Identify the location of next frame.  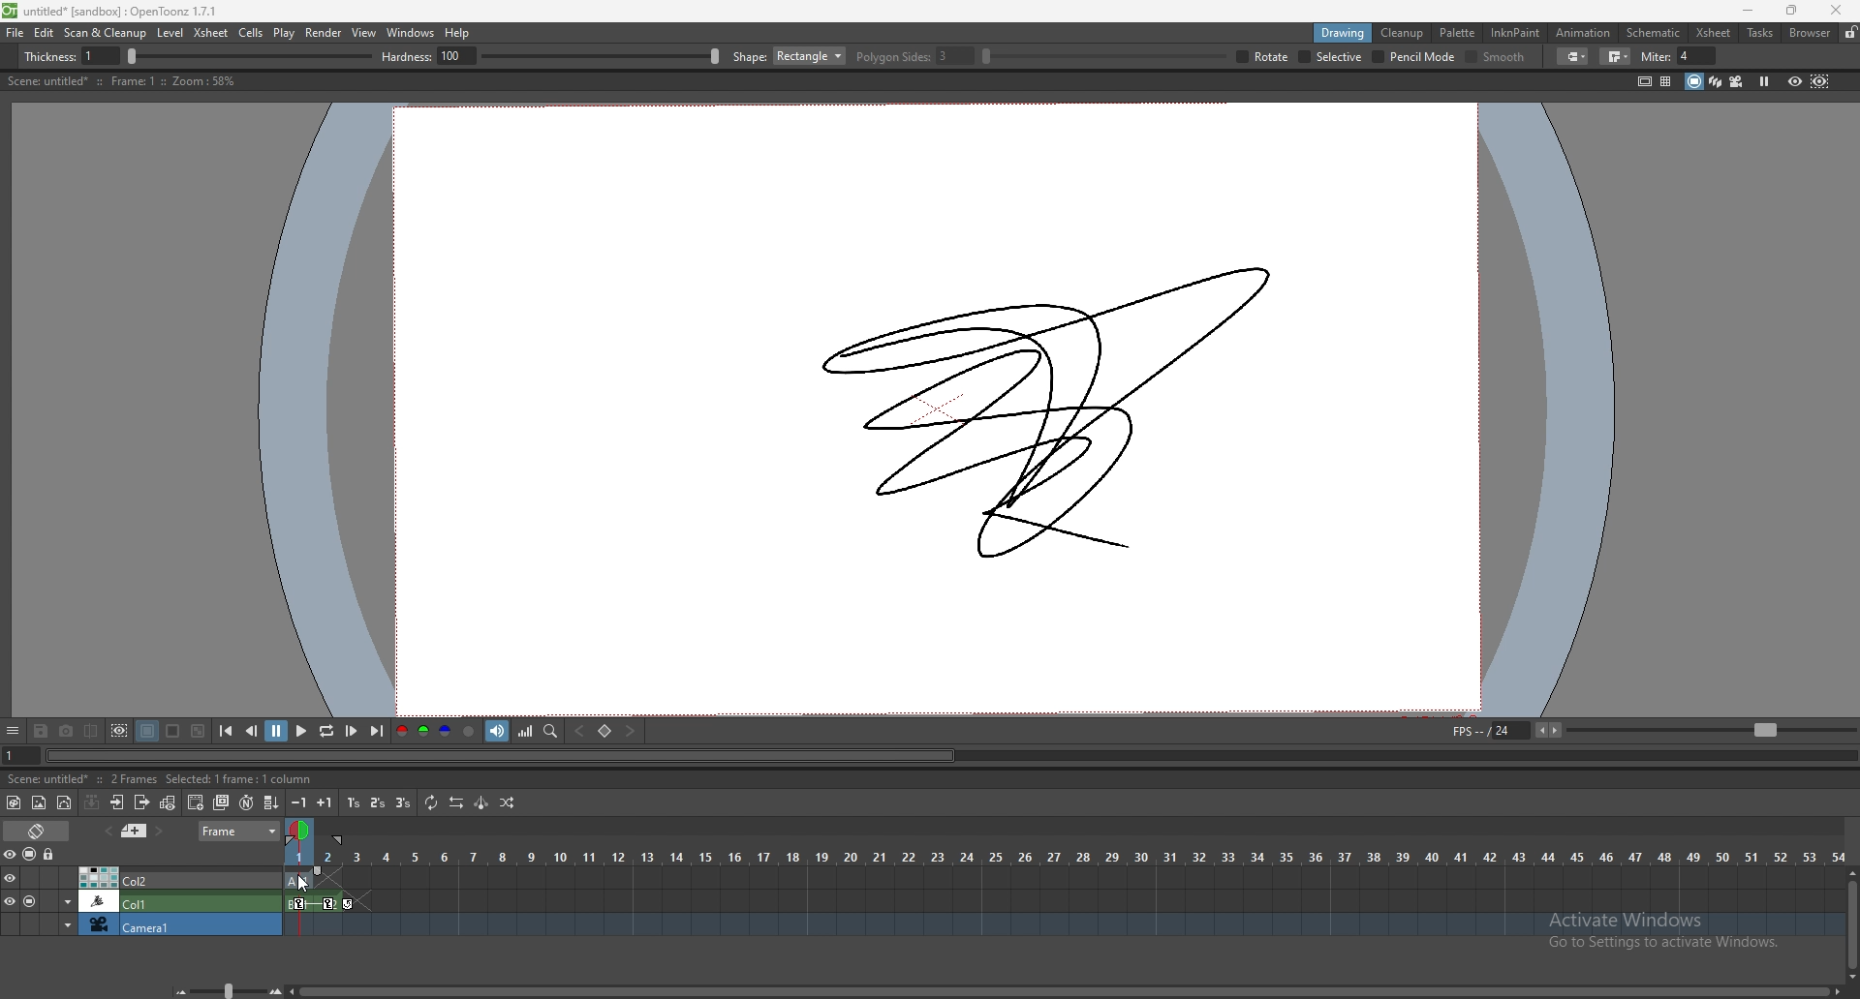
(353, 731).